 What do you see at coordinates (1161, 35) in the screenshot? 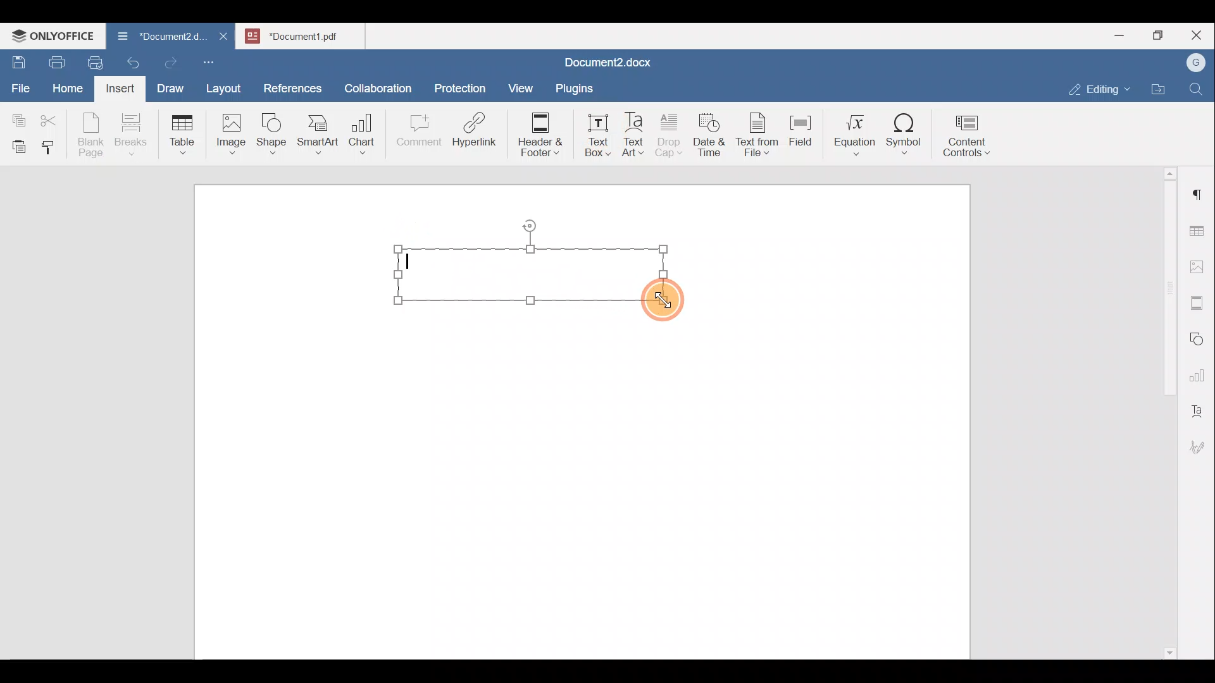
I see `Maximize` at bounding box center [1161, 35].